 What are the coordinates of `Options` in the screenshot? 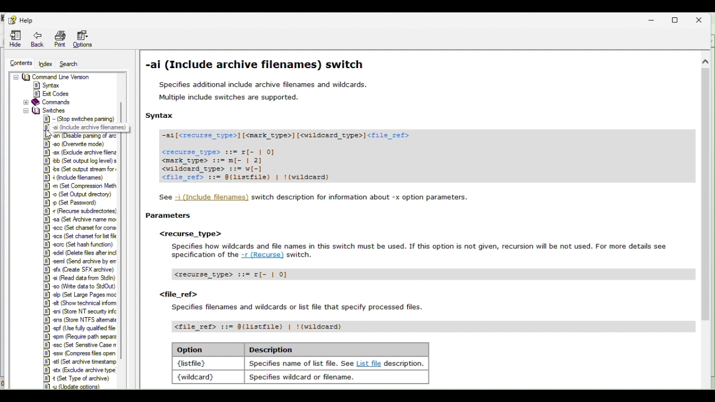 It's located at (84, 37).